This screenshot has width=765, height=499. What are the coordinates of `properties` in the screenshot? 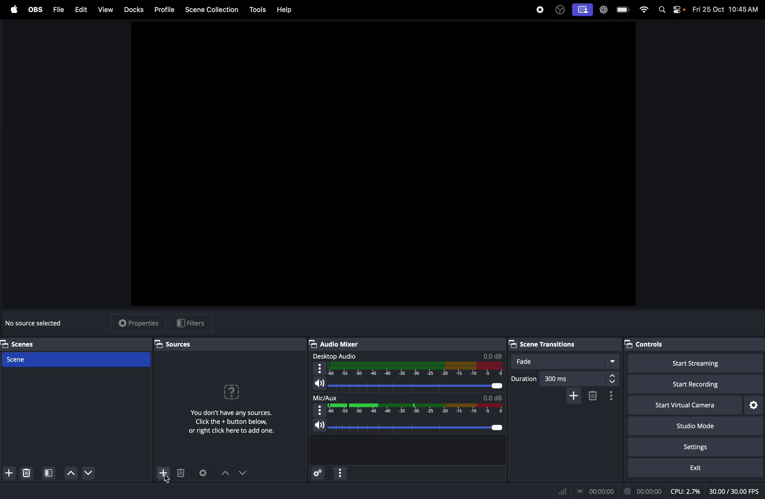 It's located at (134, 323).